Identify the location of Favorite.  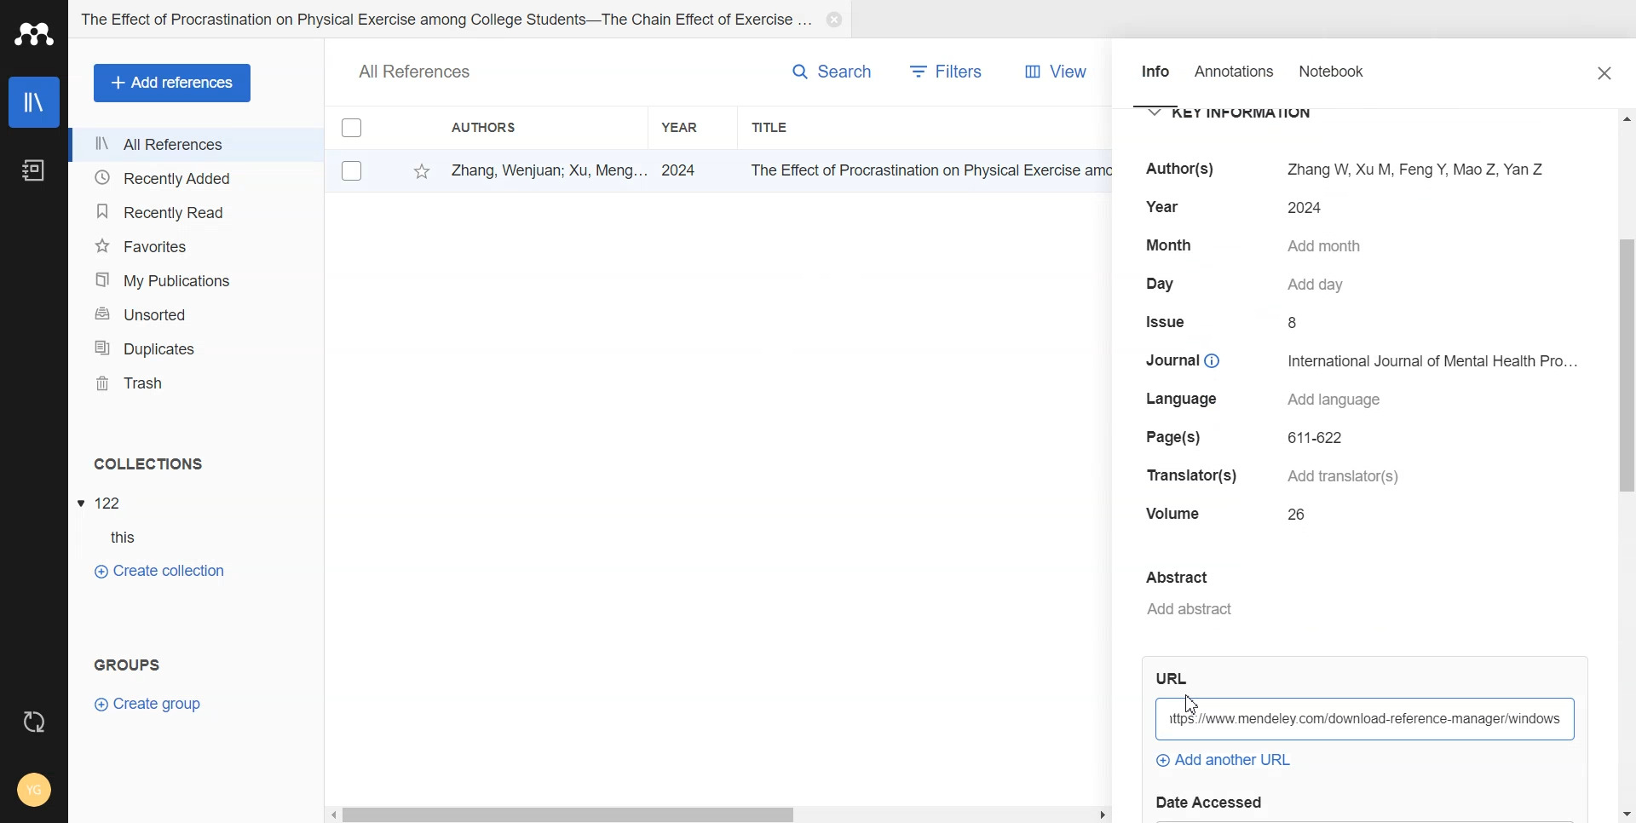
(416, 171).